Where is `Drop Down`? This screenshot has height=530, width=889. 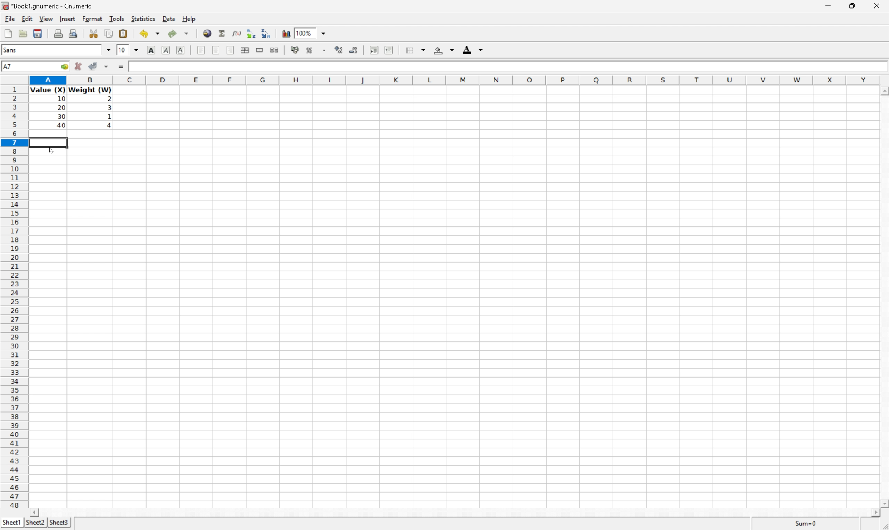 Drop Down is located at coordinates (137, 49).